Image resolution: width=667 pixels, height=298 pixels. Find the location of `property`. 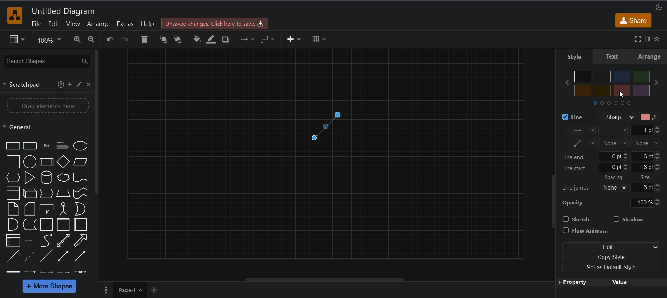

property is located at coordinates (576, 282).